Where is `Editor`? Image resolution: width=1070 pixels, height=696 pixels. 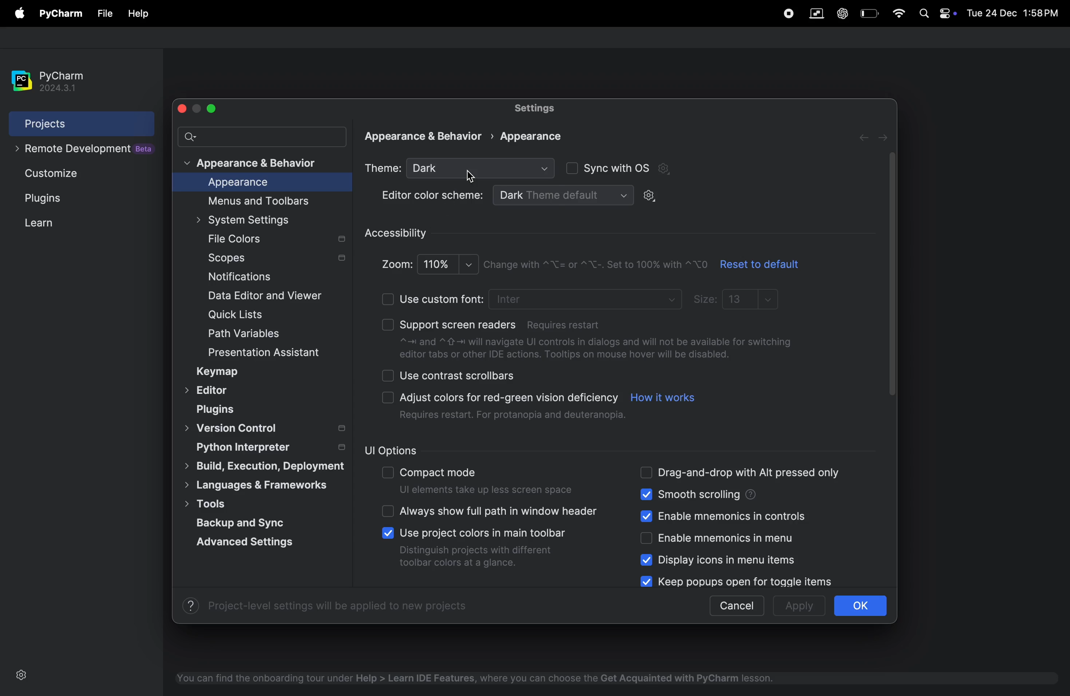 Editor is located at coordinates (210, 390).